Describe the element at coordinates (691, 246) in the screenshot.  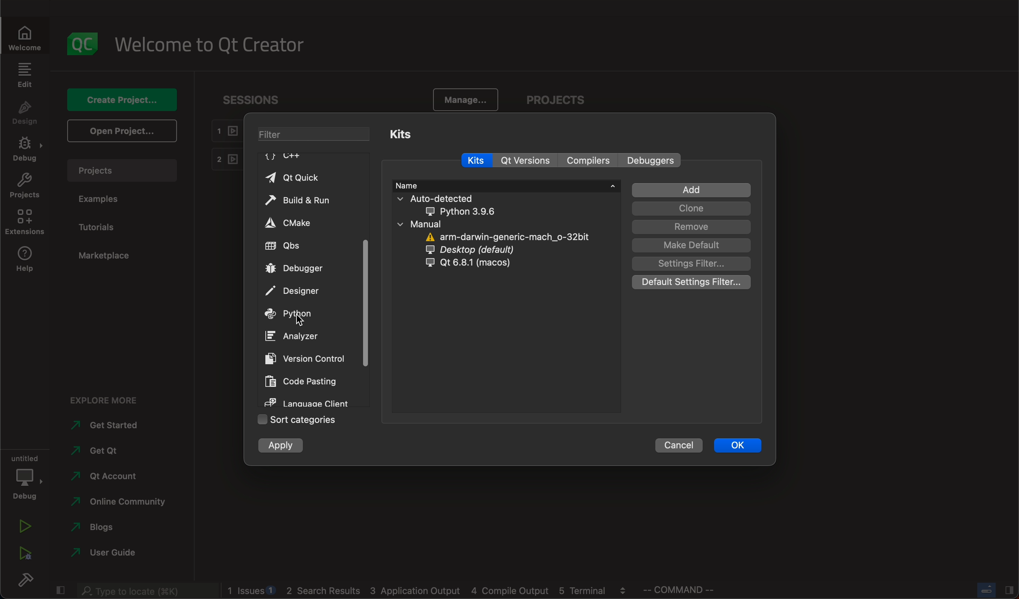
I see `make default` at that location.